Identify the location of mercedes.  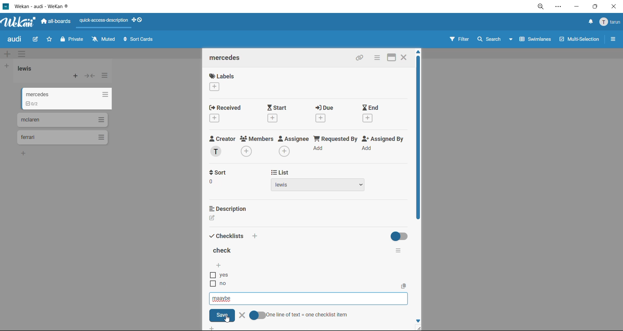
(36, 92).